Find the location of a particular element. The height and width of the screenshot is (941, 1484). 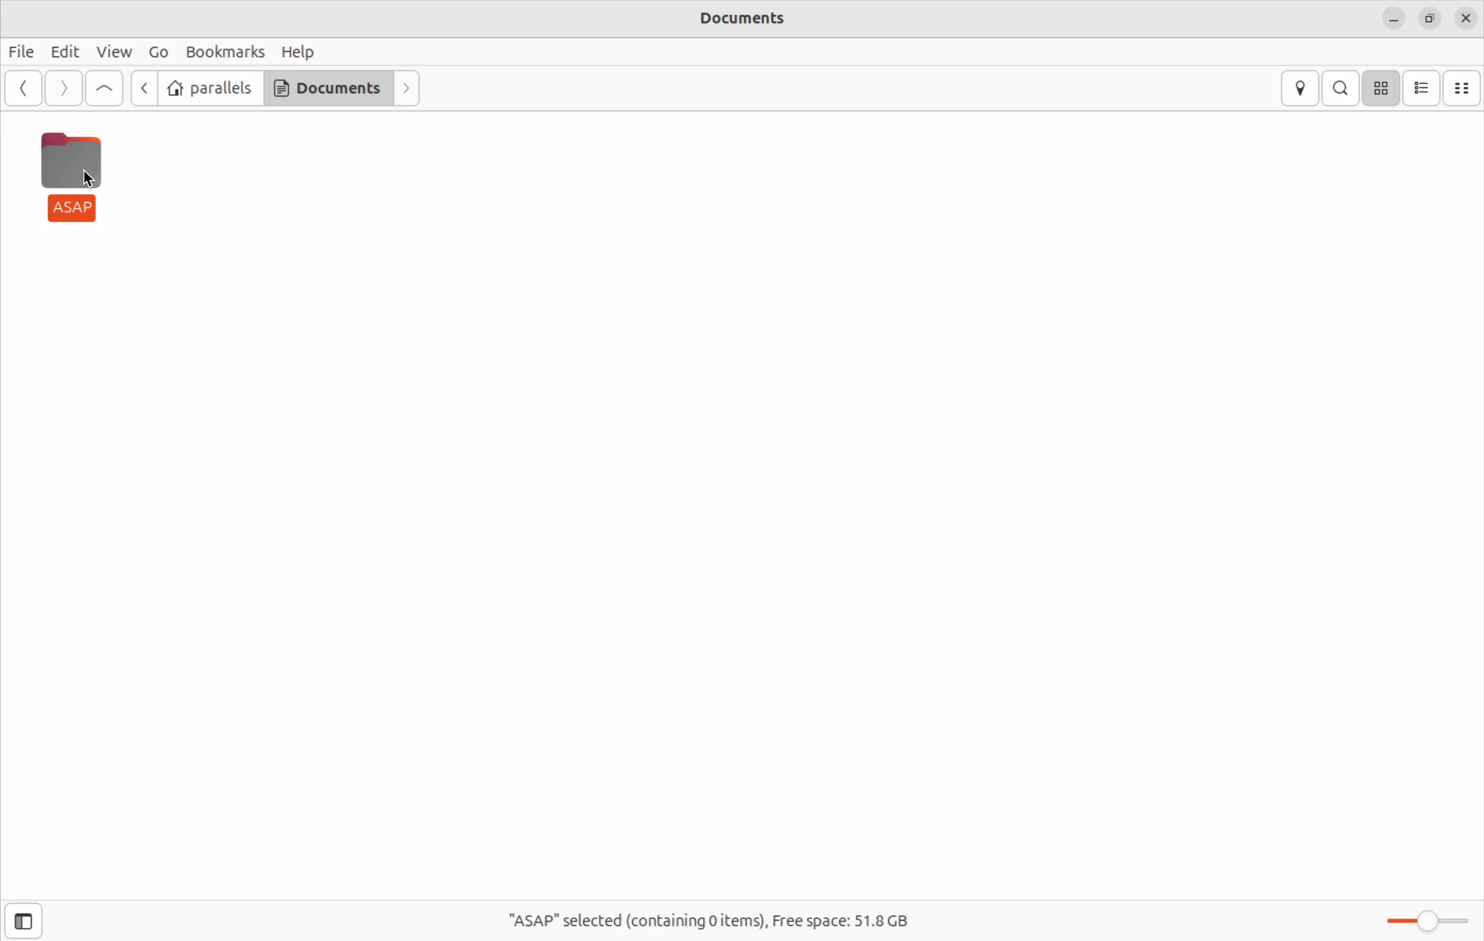

File is located at coordinates (23, 53).